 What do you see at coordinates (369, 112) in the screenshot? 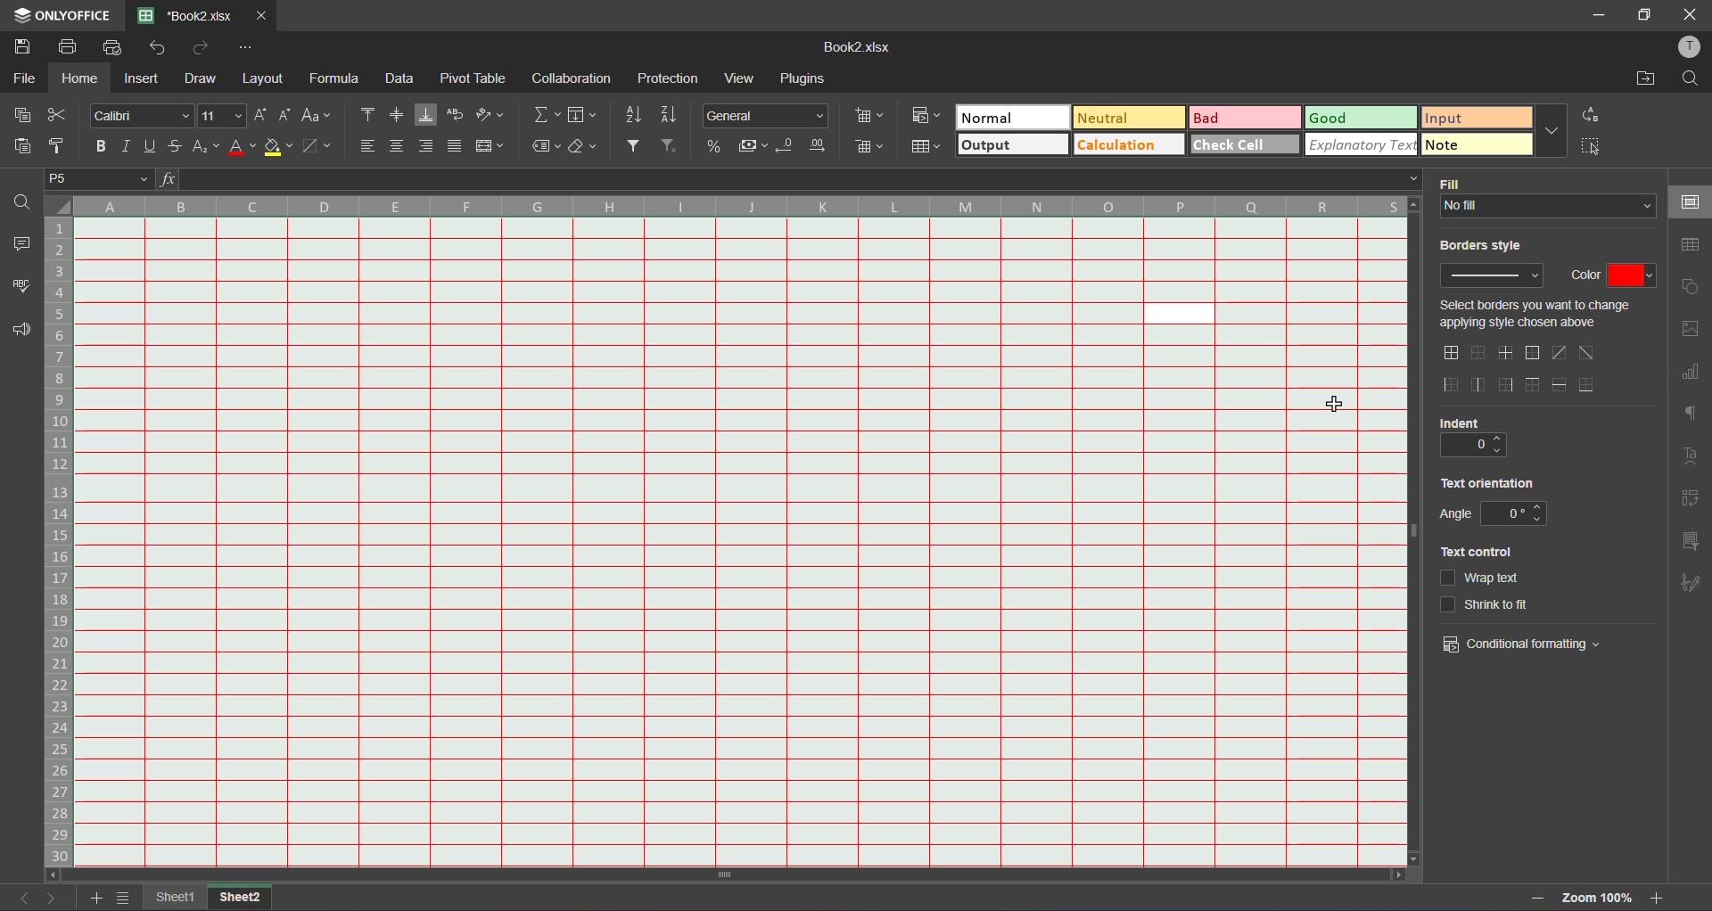
I see `align top` at bounding box center [369, 112].